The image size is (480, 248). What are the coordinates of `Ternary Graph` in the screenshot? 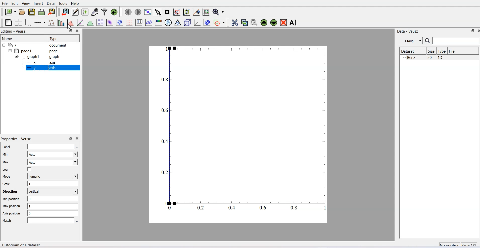 It's located at (178, 23).